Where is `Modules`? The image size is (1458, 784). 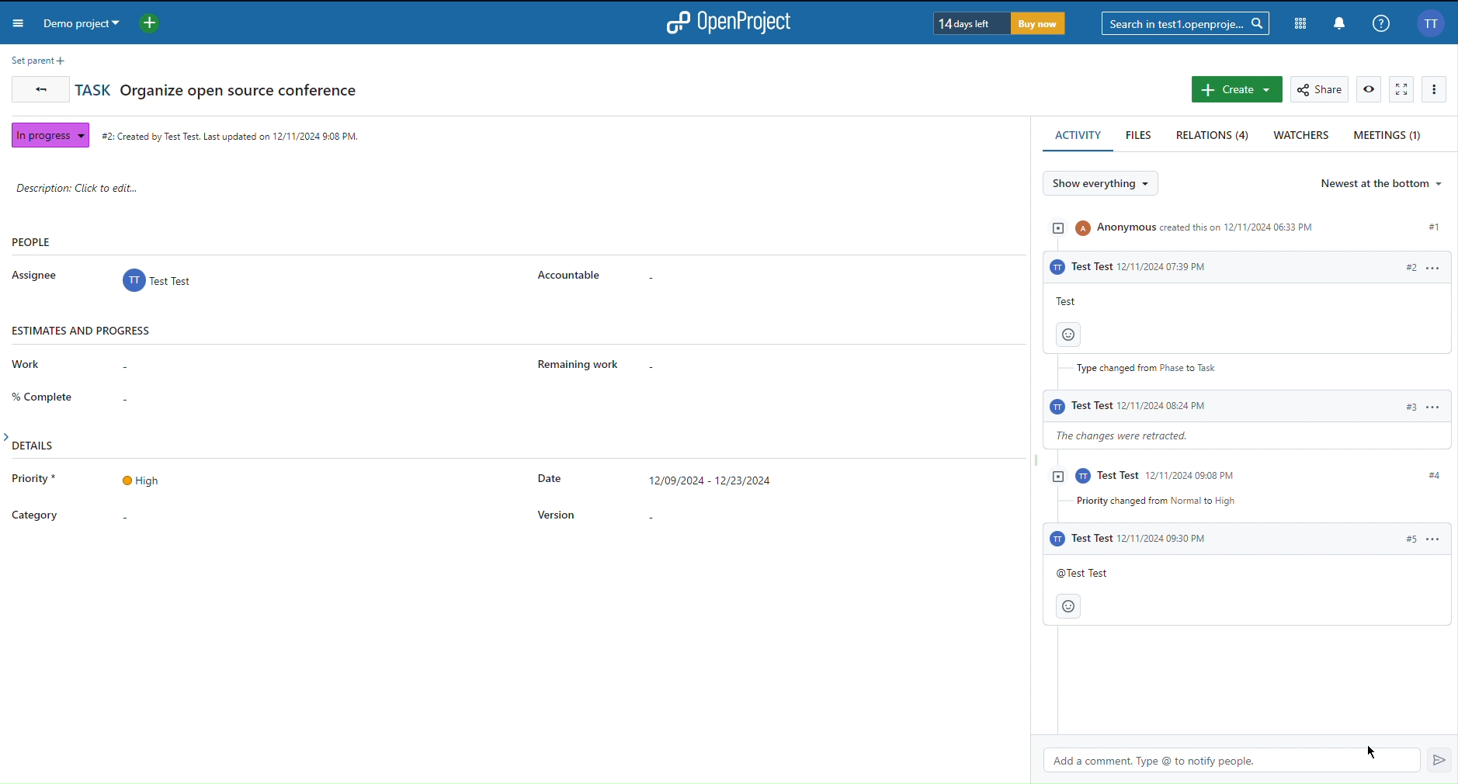
Modules is located at coordinates (1297, 21).